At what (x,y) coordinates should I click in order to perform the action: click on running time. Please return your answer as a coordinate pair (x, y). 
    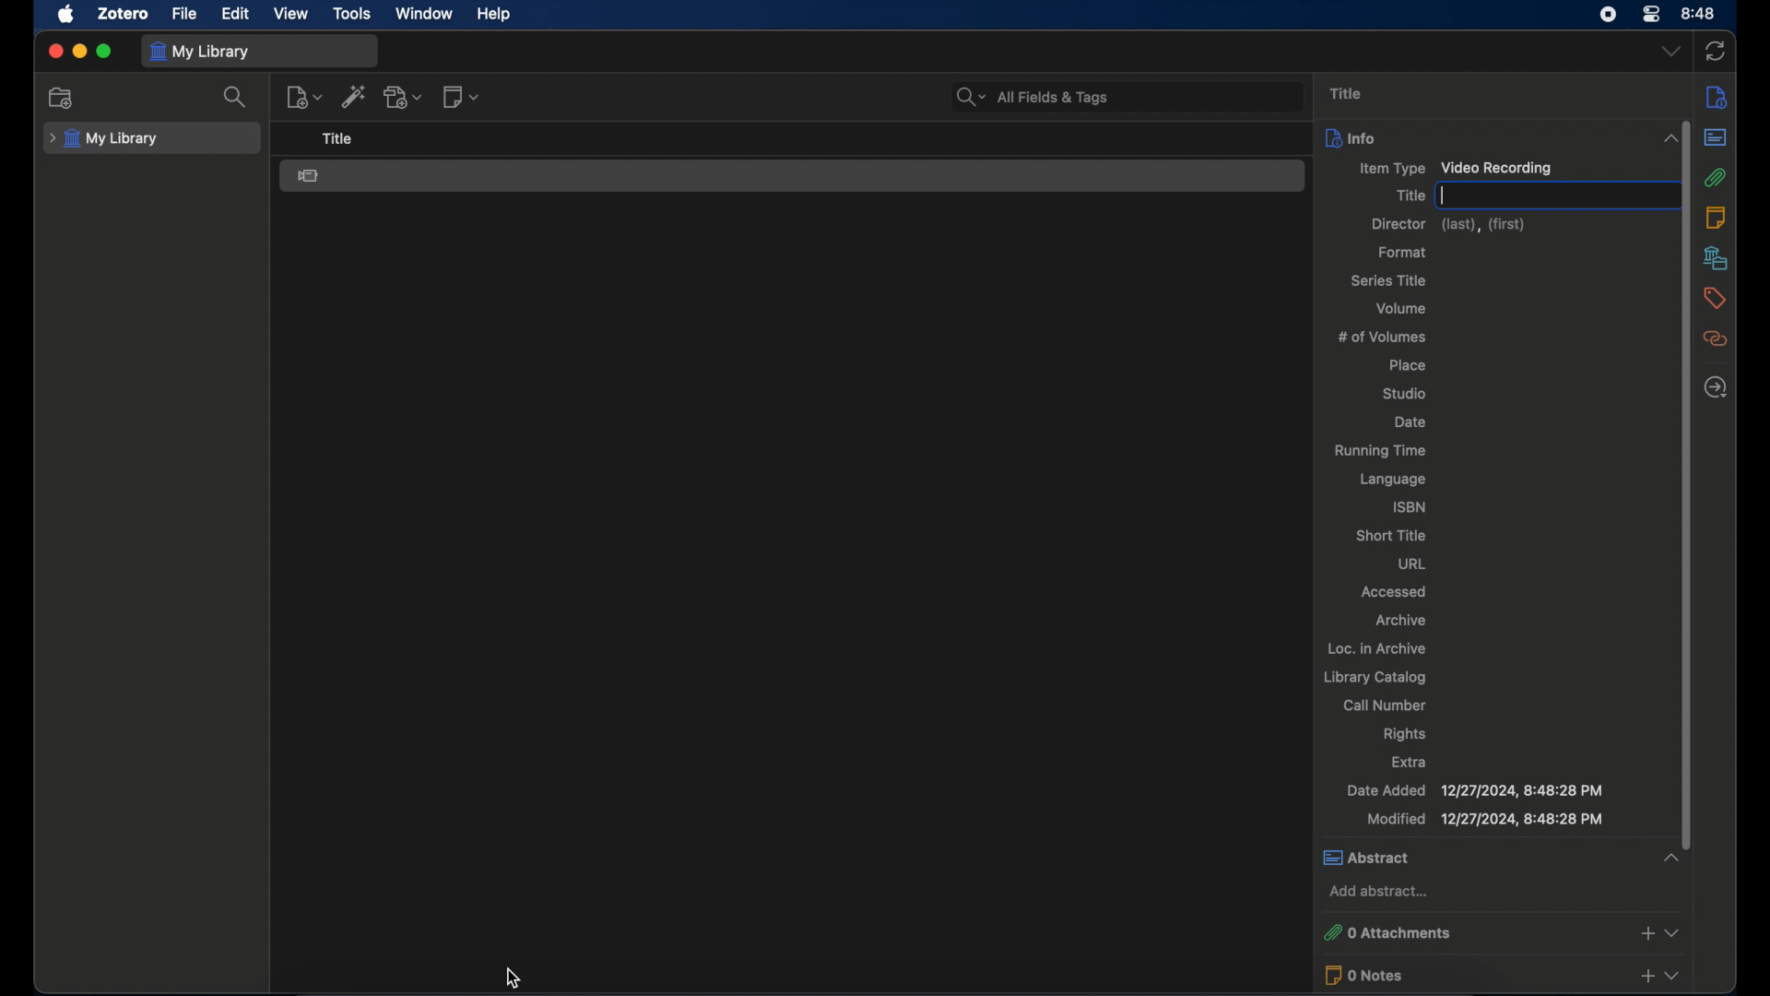
    Looking at the image, I should click on (1379, 451).